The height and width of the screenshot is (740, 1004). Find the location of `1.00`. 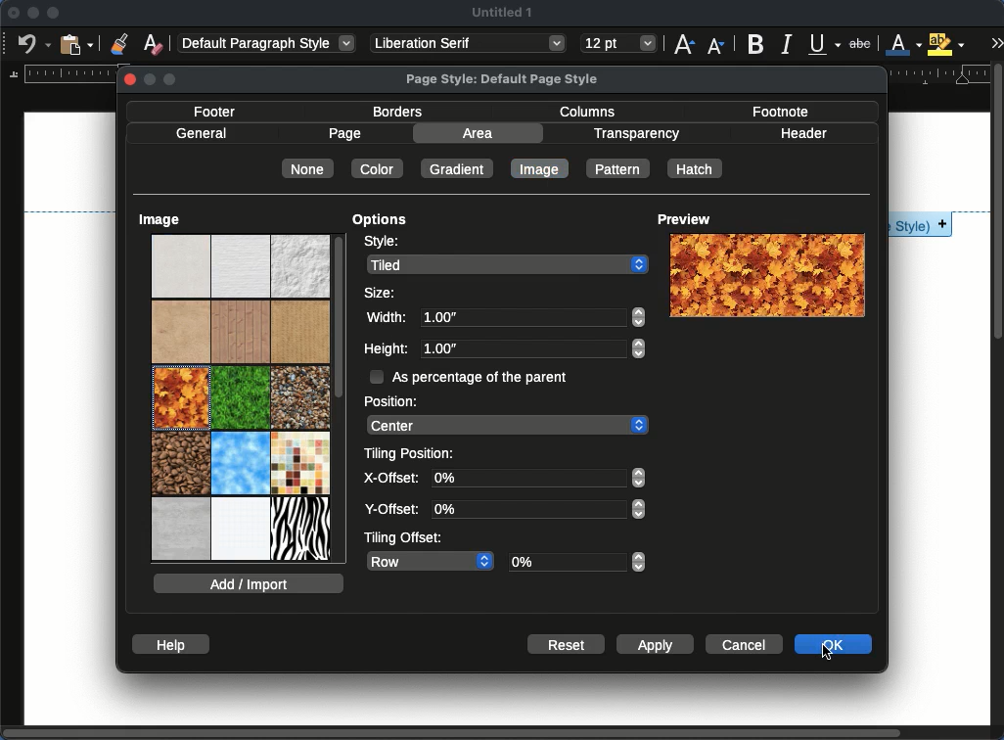

1.00 is located at coordinates (532, 315).